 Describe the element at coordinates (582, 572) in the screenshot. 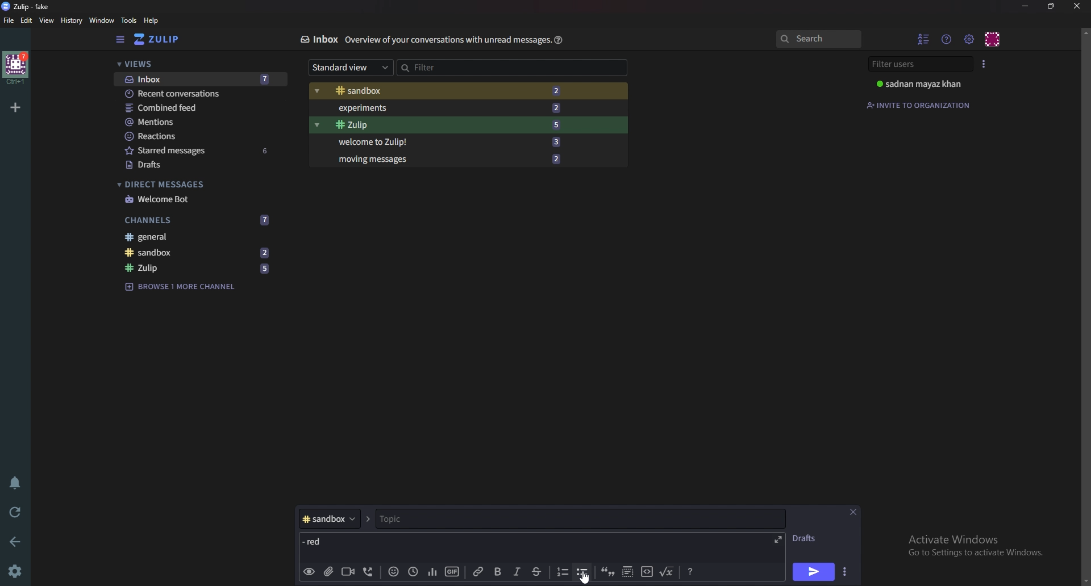

I see `Bullet list` at that location.